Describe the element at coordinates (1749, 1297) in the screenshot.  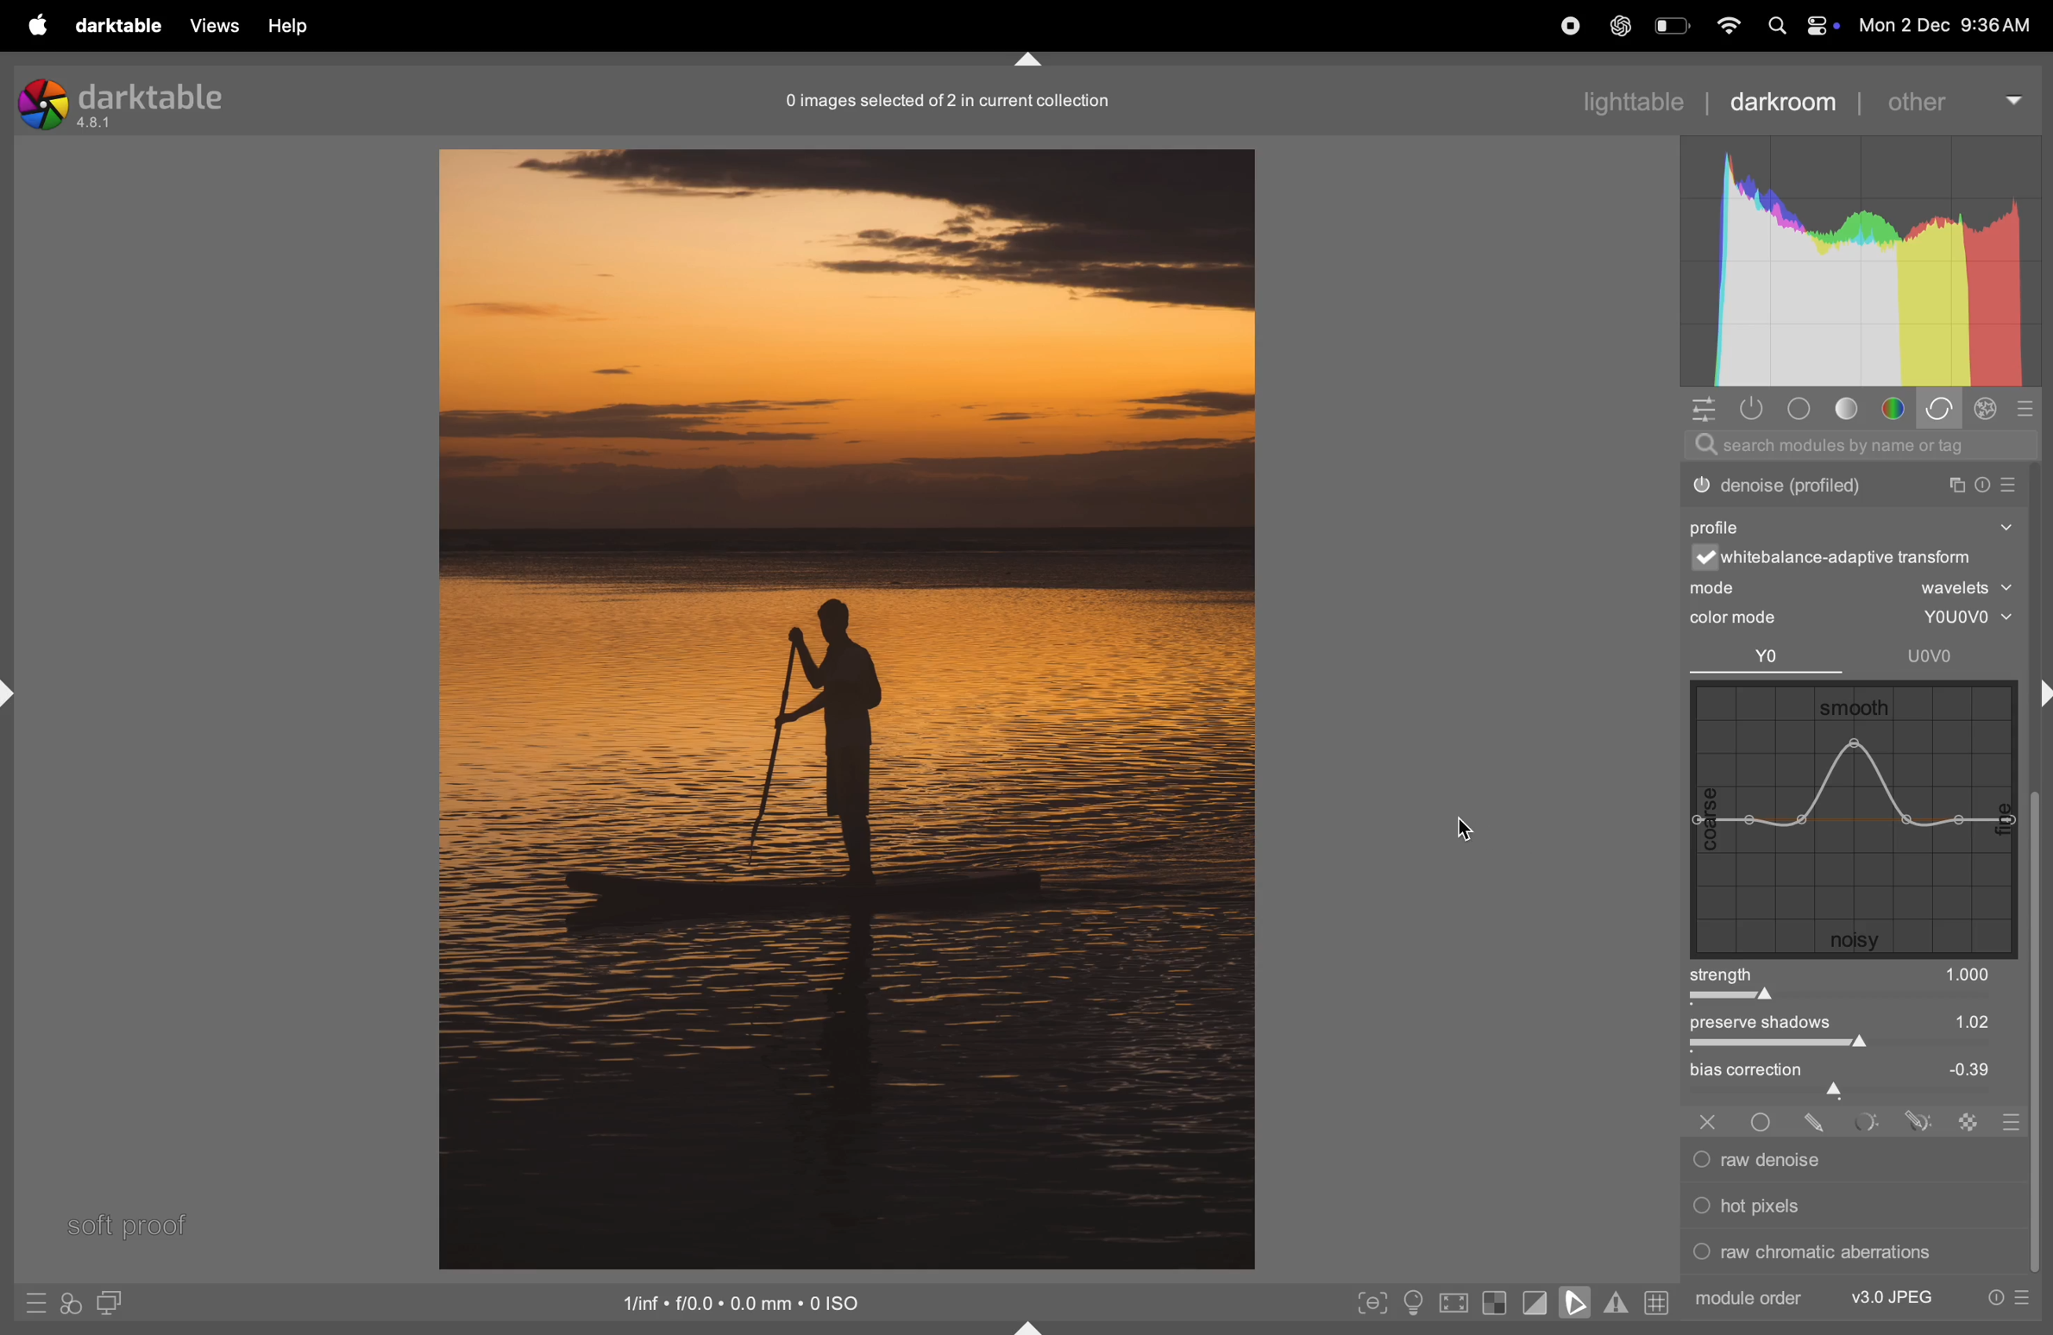
I see `module order` at that location.